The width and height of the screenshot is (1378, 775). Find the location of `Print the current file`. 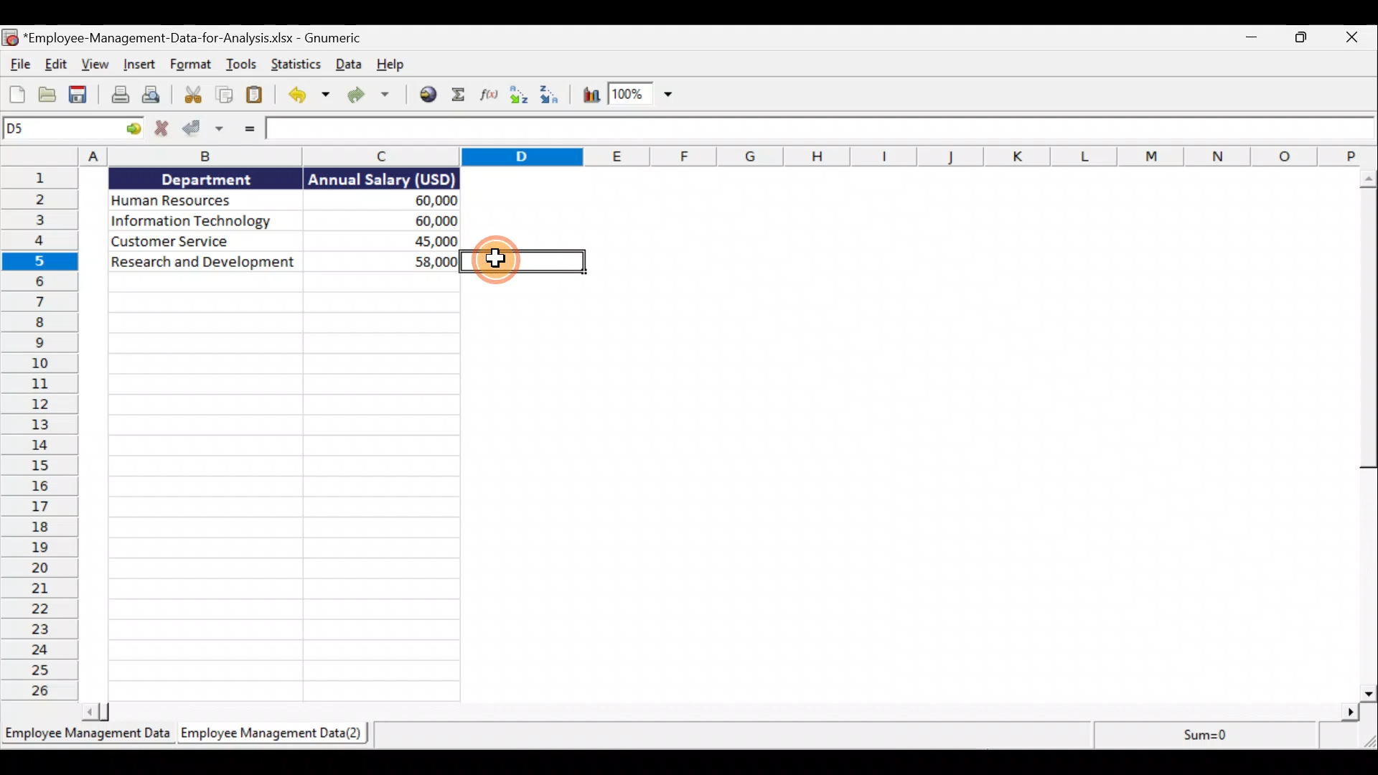

Print the current file is located at coordinates (117, 95).